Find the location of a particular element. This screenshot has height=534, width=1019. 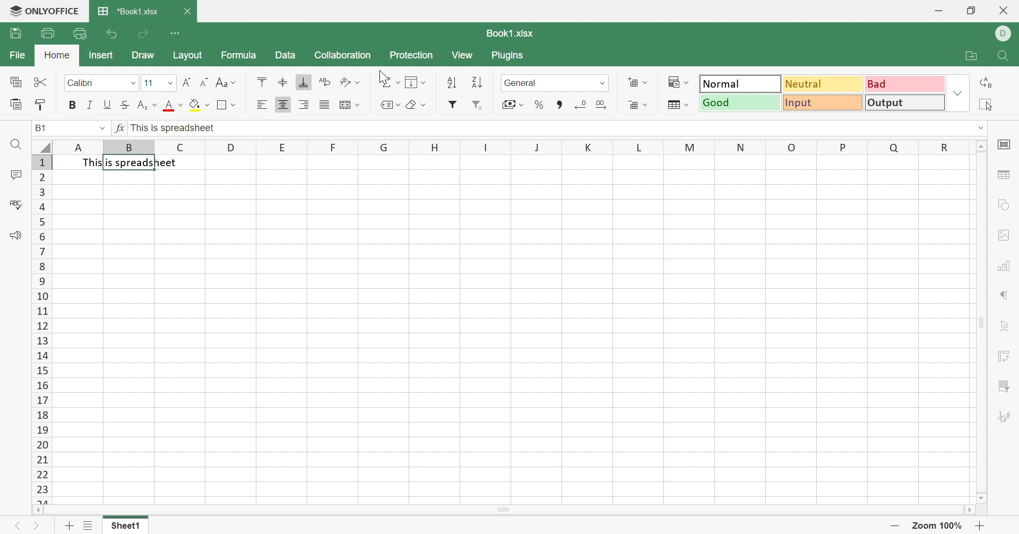

Drop Down is located at coordinates (206, 105).